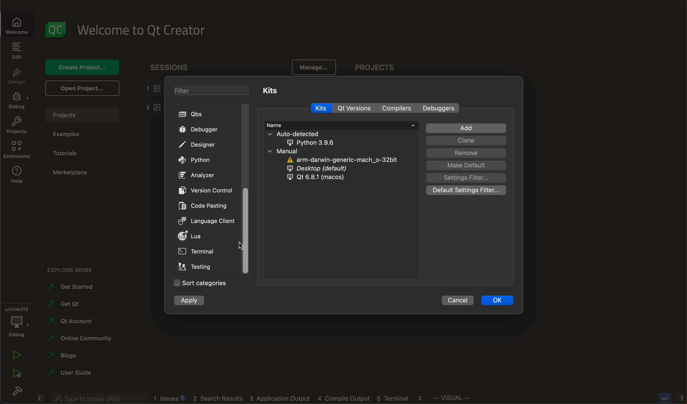 The image size is (687, 404). Describe the element at coordinates (84, 114) in the screenshot. I see `projects` at that location.